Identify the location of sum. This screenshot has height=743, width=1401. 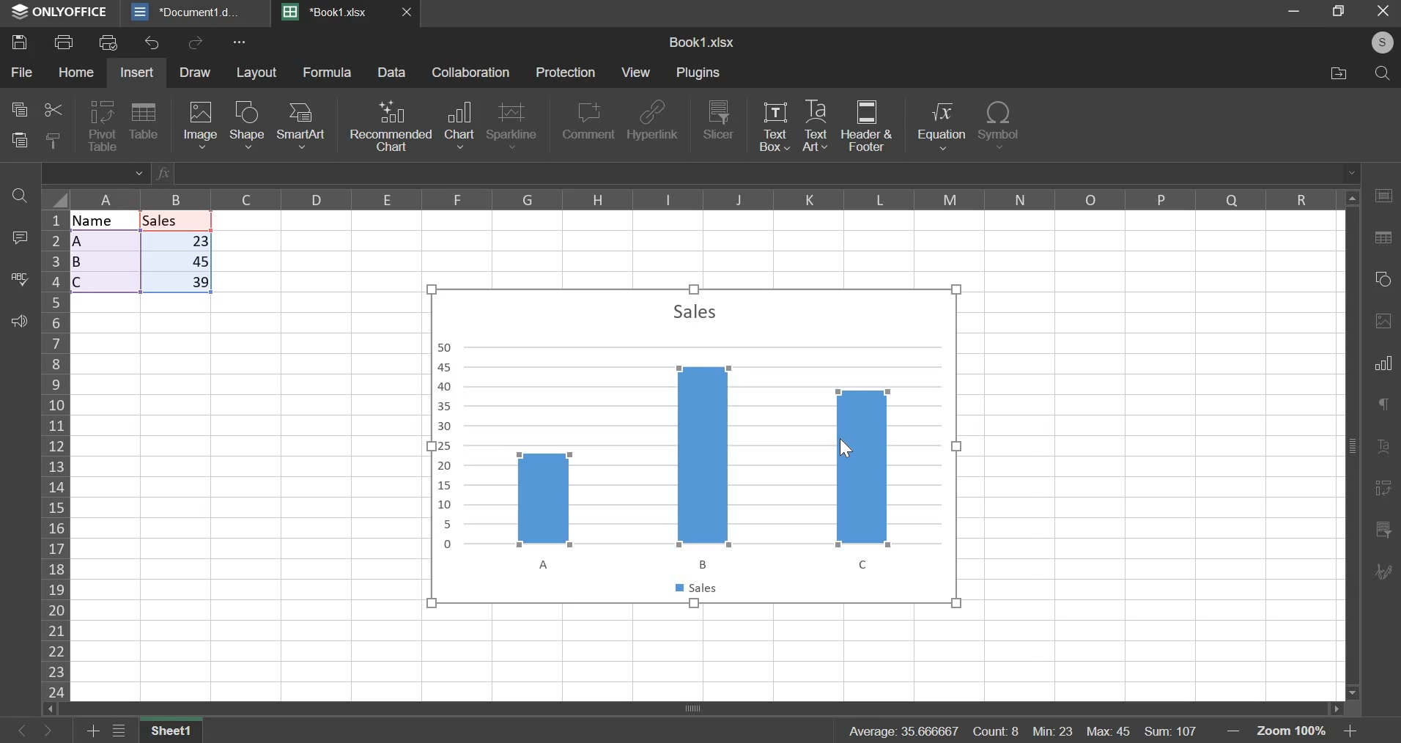
(1170, 731).